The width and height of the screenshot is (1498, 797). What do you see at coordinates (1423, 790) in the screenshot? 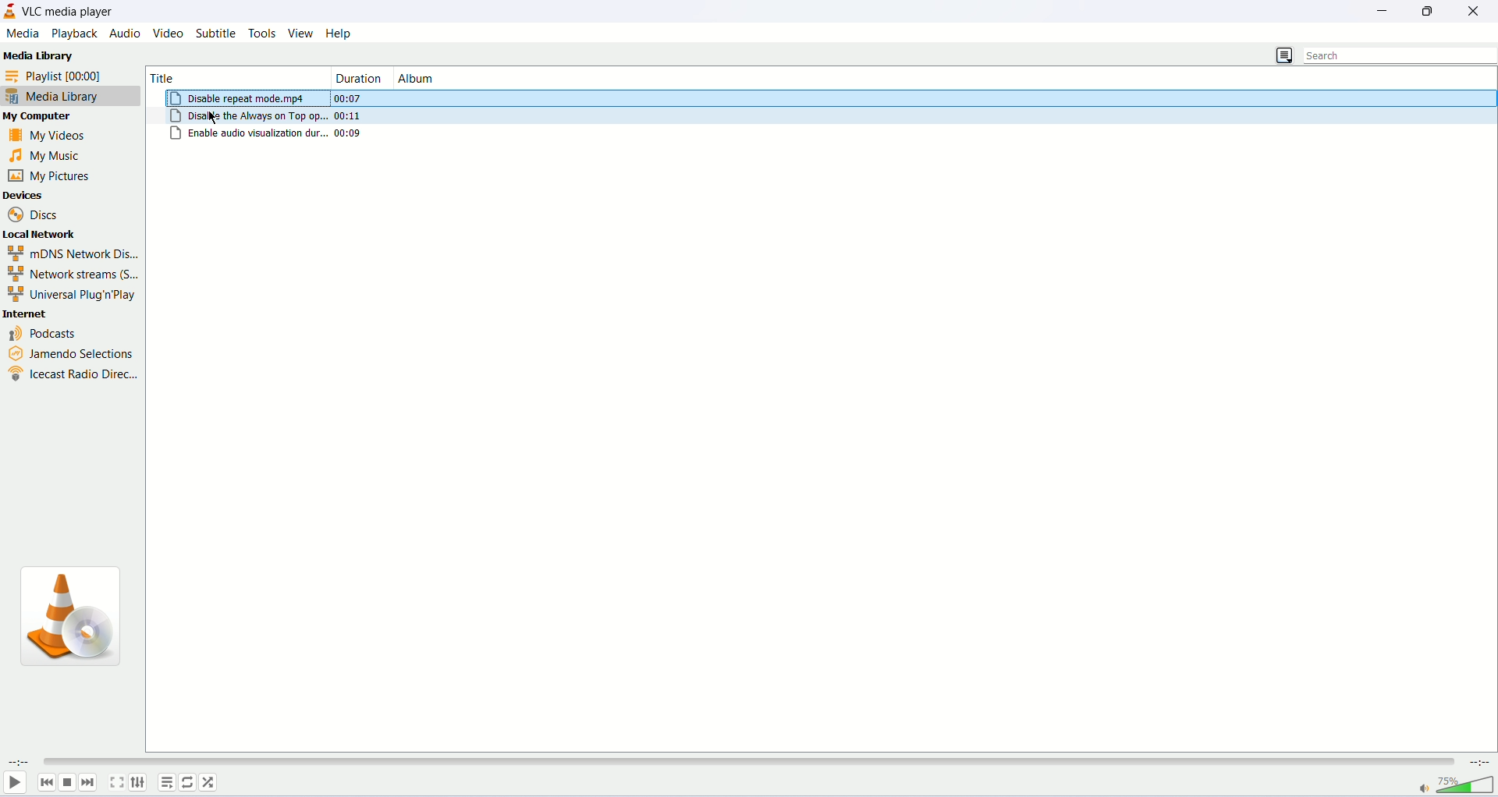
I see `mute` at bounding box center [1423, 790].